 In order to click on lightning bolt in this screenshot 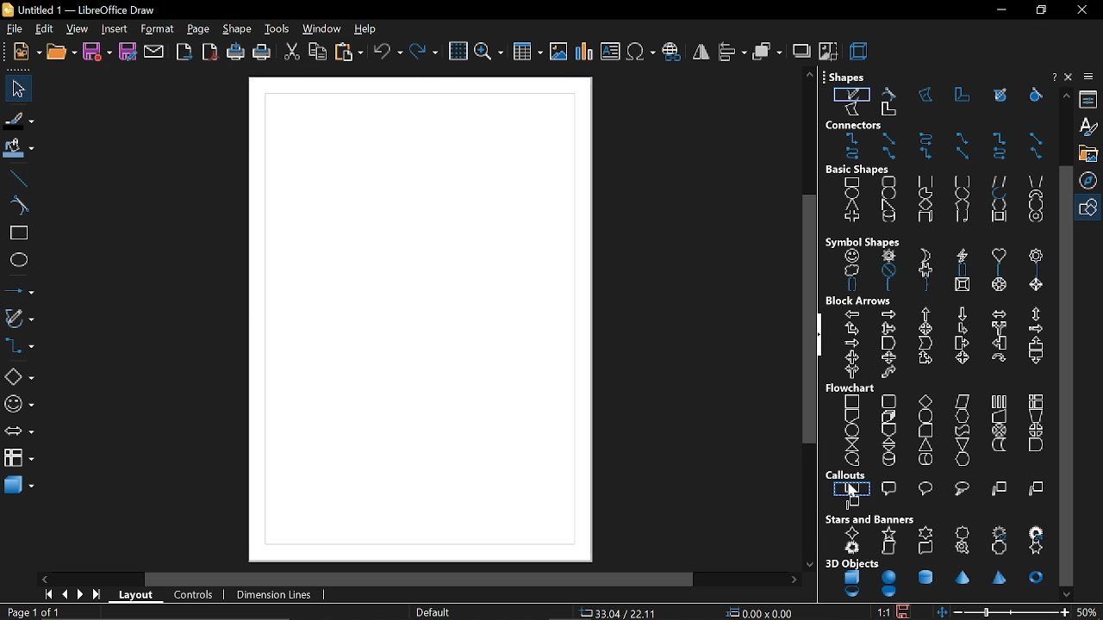, I will do `click(959, 257)`.